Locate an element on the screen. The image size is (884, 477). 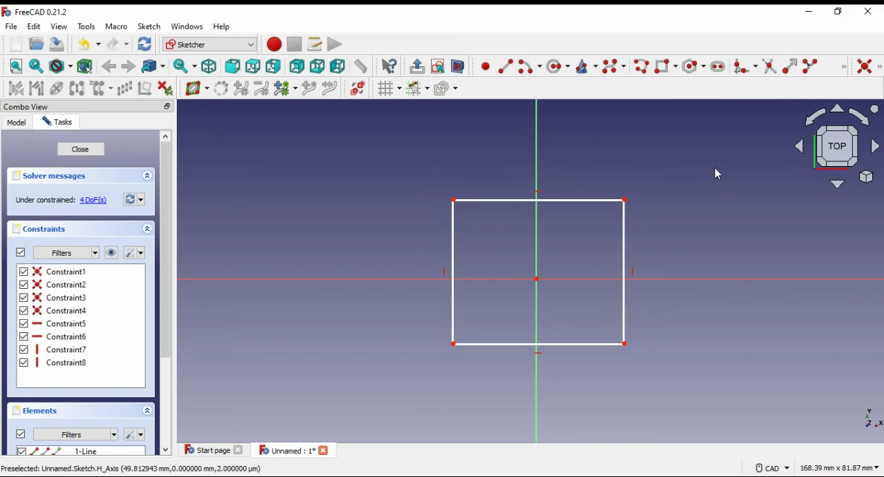
on/off elements is located at coordinates (21, 434).